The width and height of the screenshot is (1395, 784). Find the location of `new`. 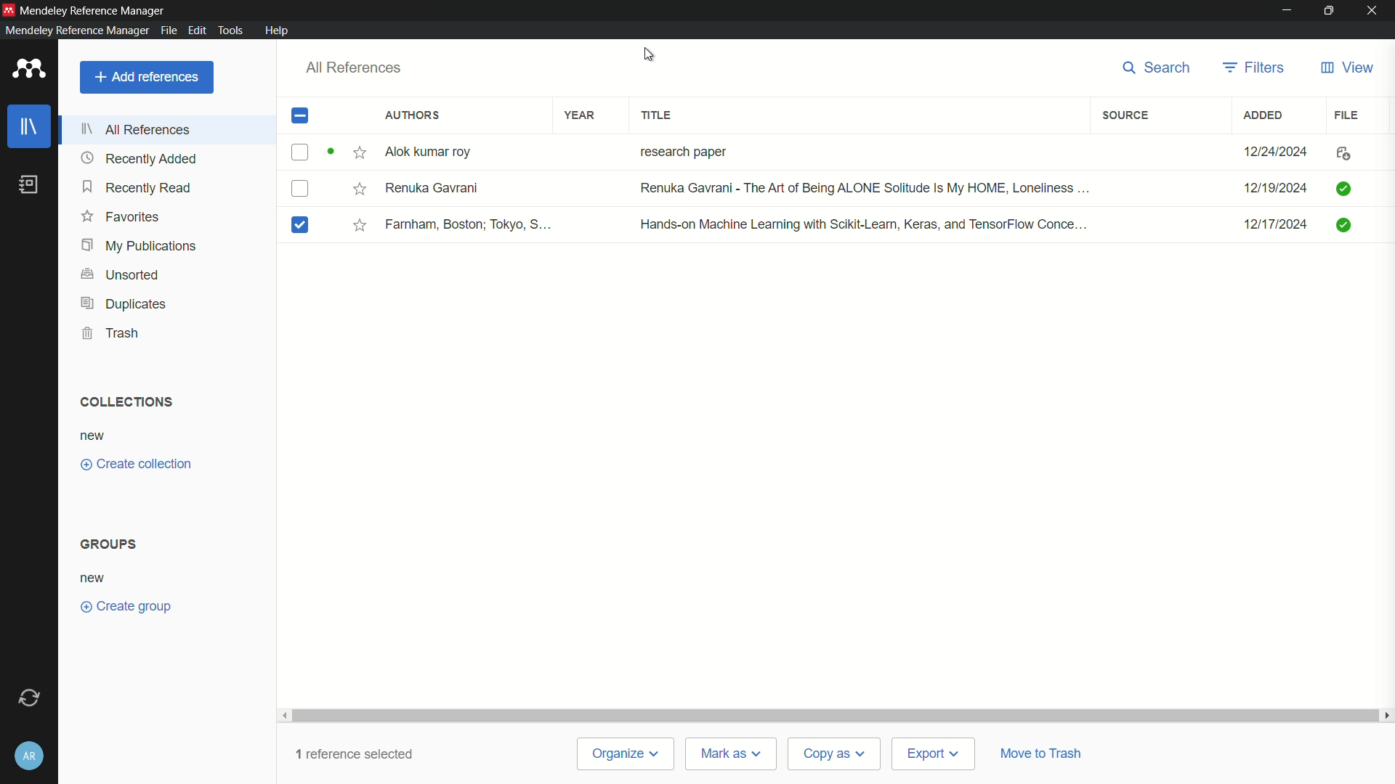

new is located at coordinates (95, 437).